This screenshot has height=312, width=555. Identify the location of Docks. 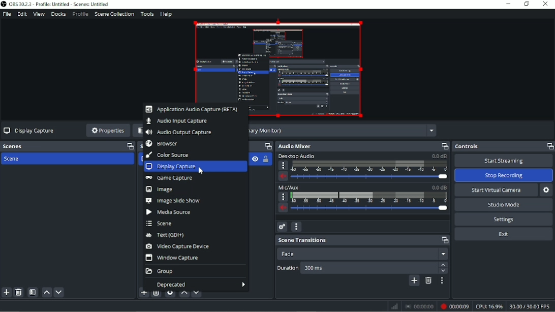
(58, 14).